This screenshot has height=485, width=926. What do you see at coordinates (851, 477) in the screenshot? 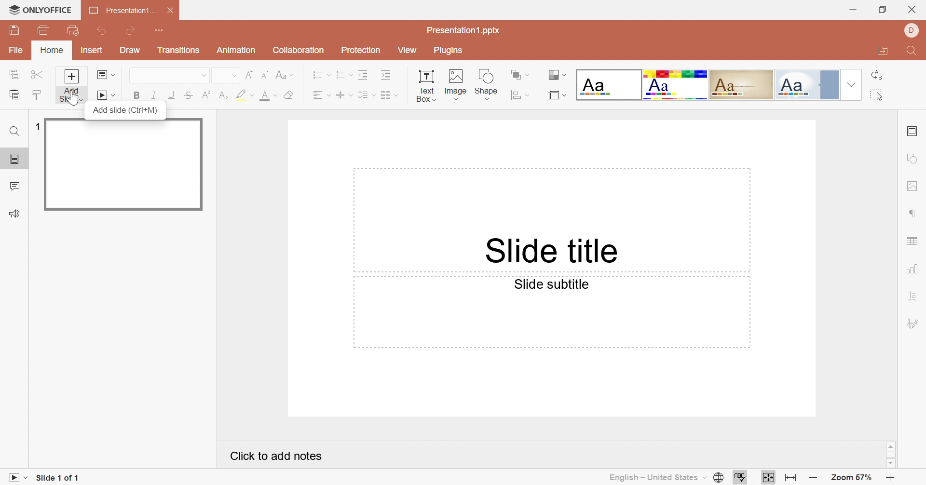
I see `Zoom 57%` at bounding box center [851, 477].